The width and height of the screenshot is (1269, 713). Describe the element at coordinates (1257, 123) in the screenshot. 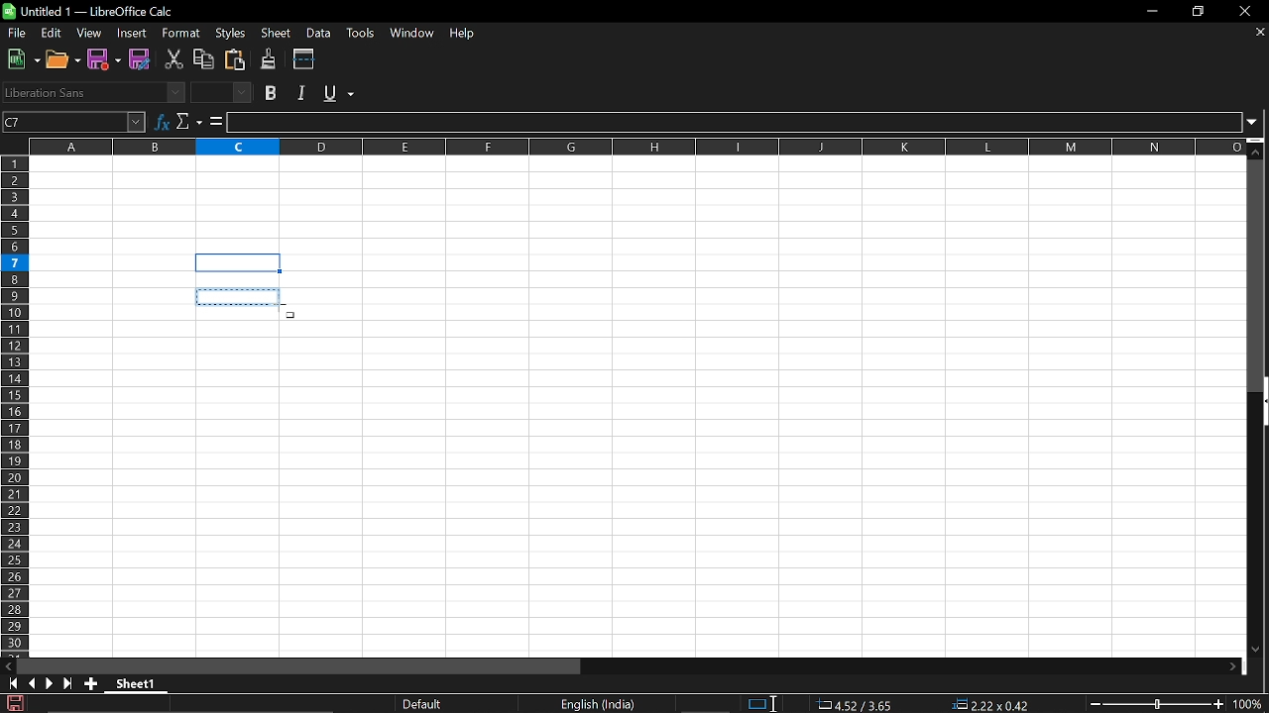

I see `Expand formula bar` at that location.